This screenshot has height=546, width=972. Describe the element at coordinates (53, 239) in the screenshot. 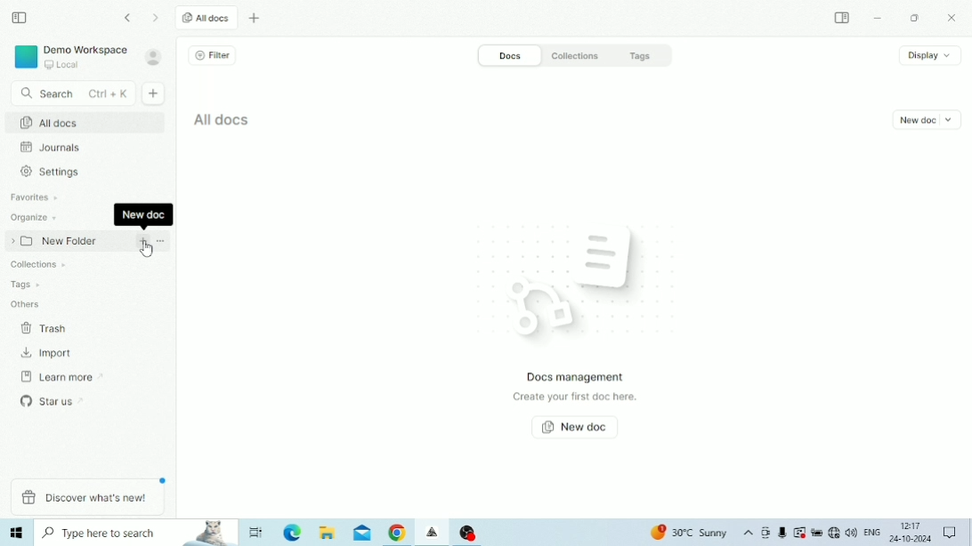

I see `New Folder` at that location.